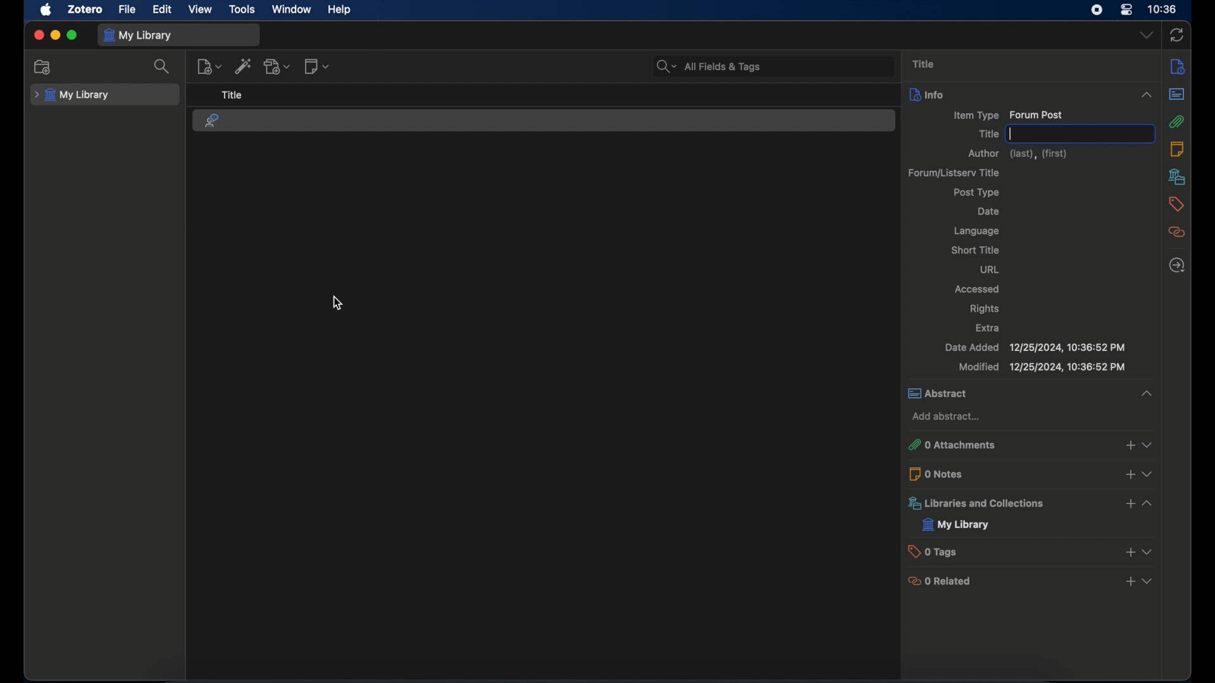 The height and width of the screenshot is (683, 1215). What do you see at coordinates (987, 328) in the screenshot?
I see `extra` at bounding box center [987, 328].